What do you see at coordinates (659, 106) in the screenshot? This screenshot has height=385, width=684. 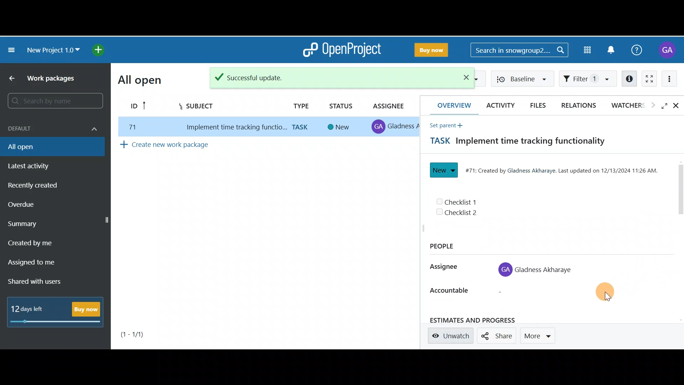 I see `Open fullscreen view` at bounding box center [659, 106].